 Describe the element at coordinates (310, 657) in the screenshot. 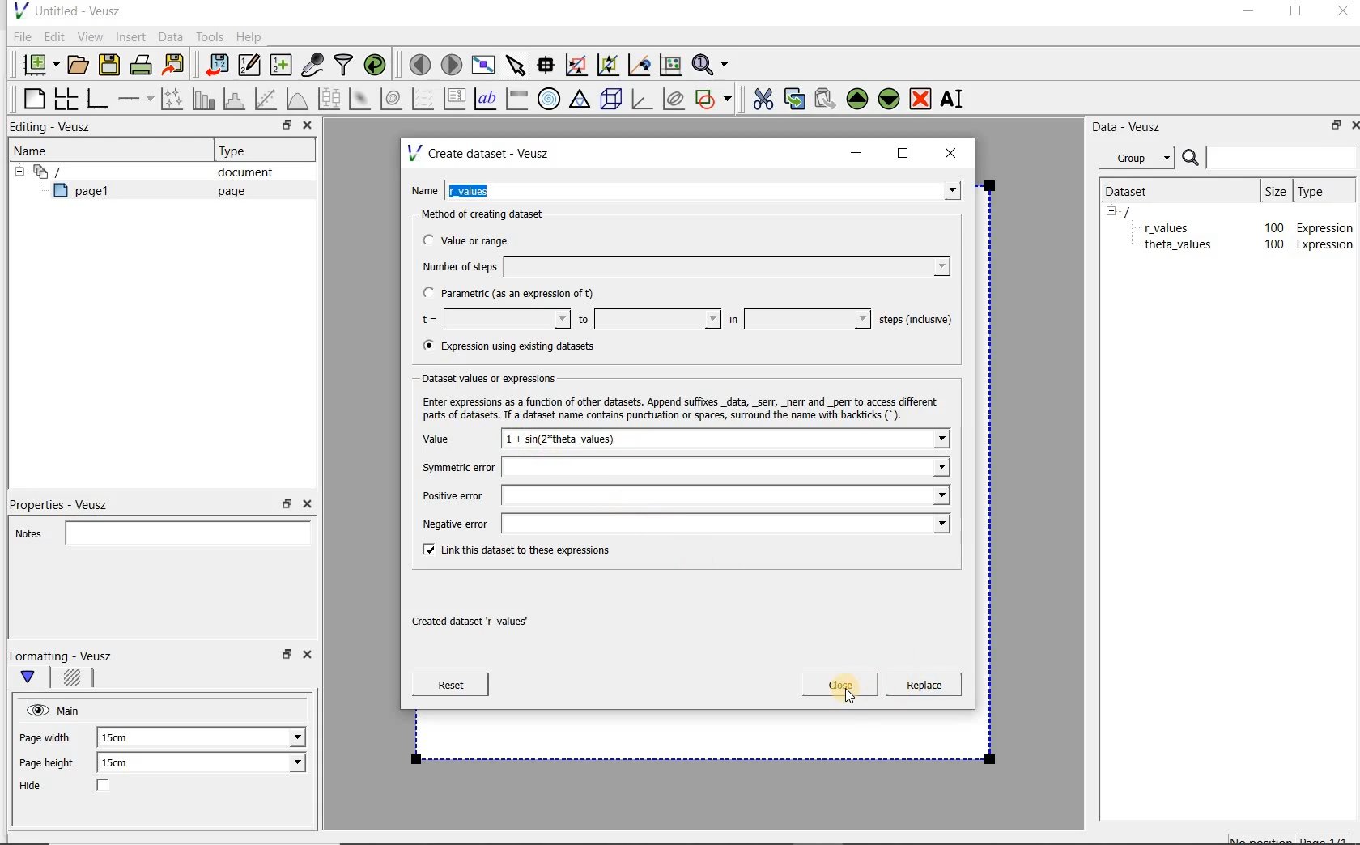

I see `Close` at that location.